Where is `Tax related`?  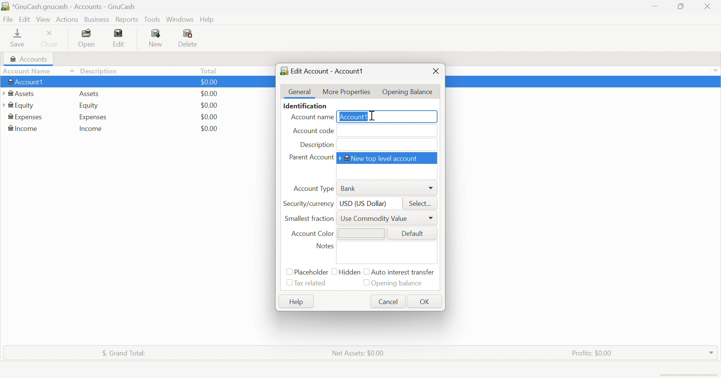
Tax related is located at coordinates (306, 283).